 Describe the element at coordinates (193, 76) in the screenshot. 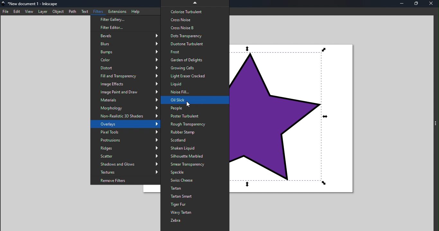

I see `Light eraser cracked` at that location.